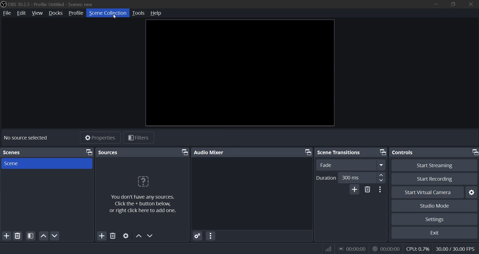 The height and width of the screenshot is (254, 479). What do you see at coordinates (112, 236) in the screenshot?
I see `delete` at bounding box center [112, 236].